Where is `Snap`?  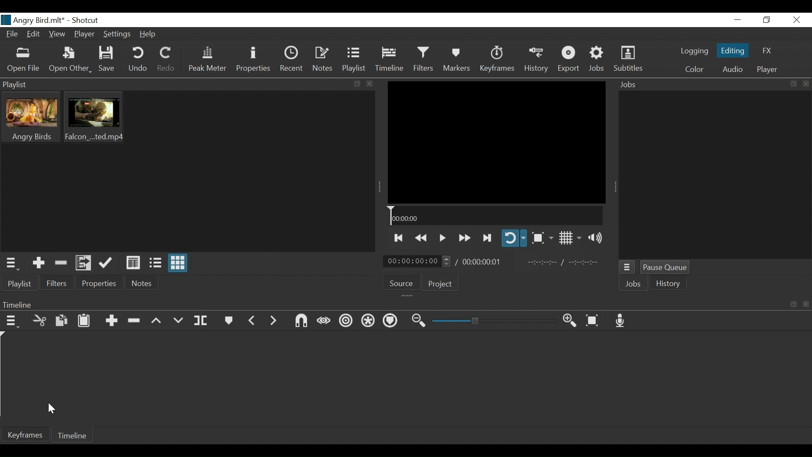 Snap is located at coordinates (301, 321).